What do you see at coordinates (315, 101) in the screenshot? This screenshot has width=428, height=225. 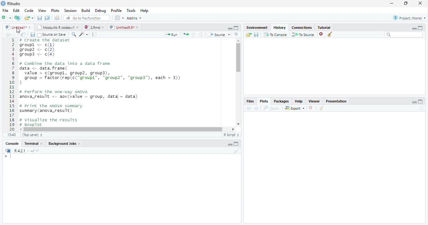 I see `Viewer` at bounding box center [315, 101].